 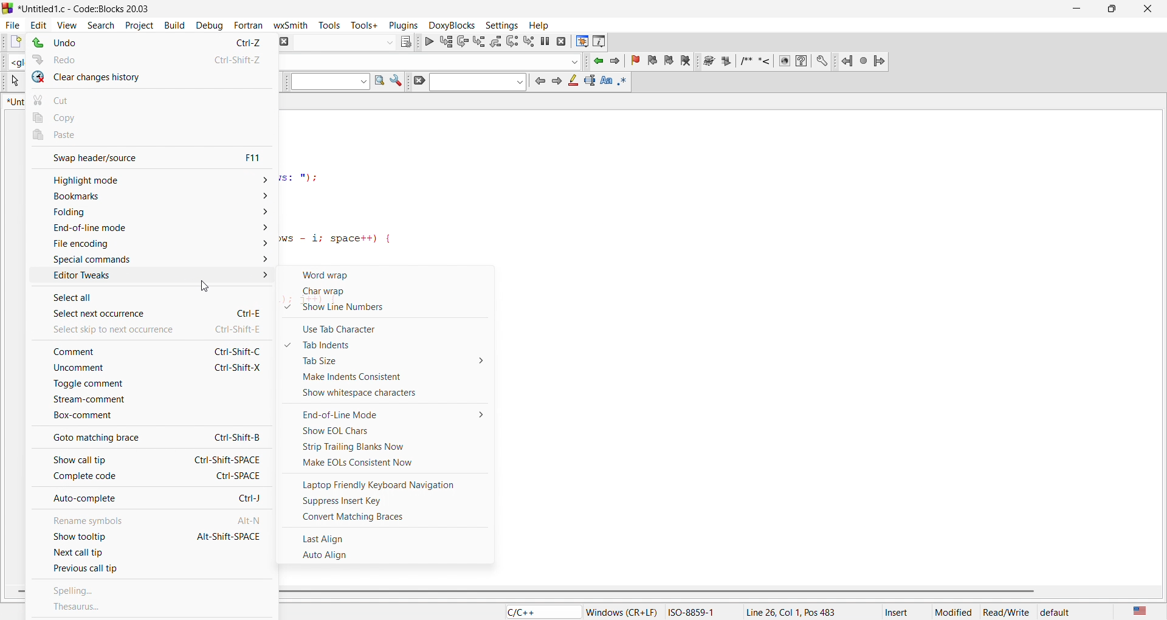 What do you see at coordinates (542, 25) in the screenshot?
I see `help` at bounding box center [542, 25].